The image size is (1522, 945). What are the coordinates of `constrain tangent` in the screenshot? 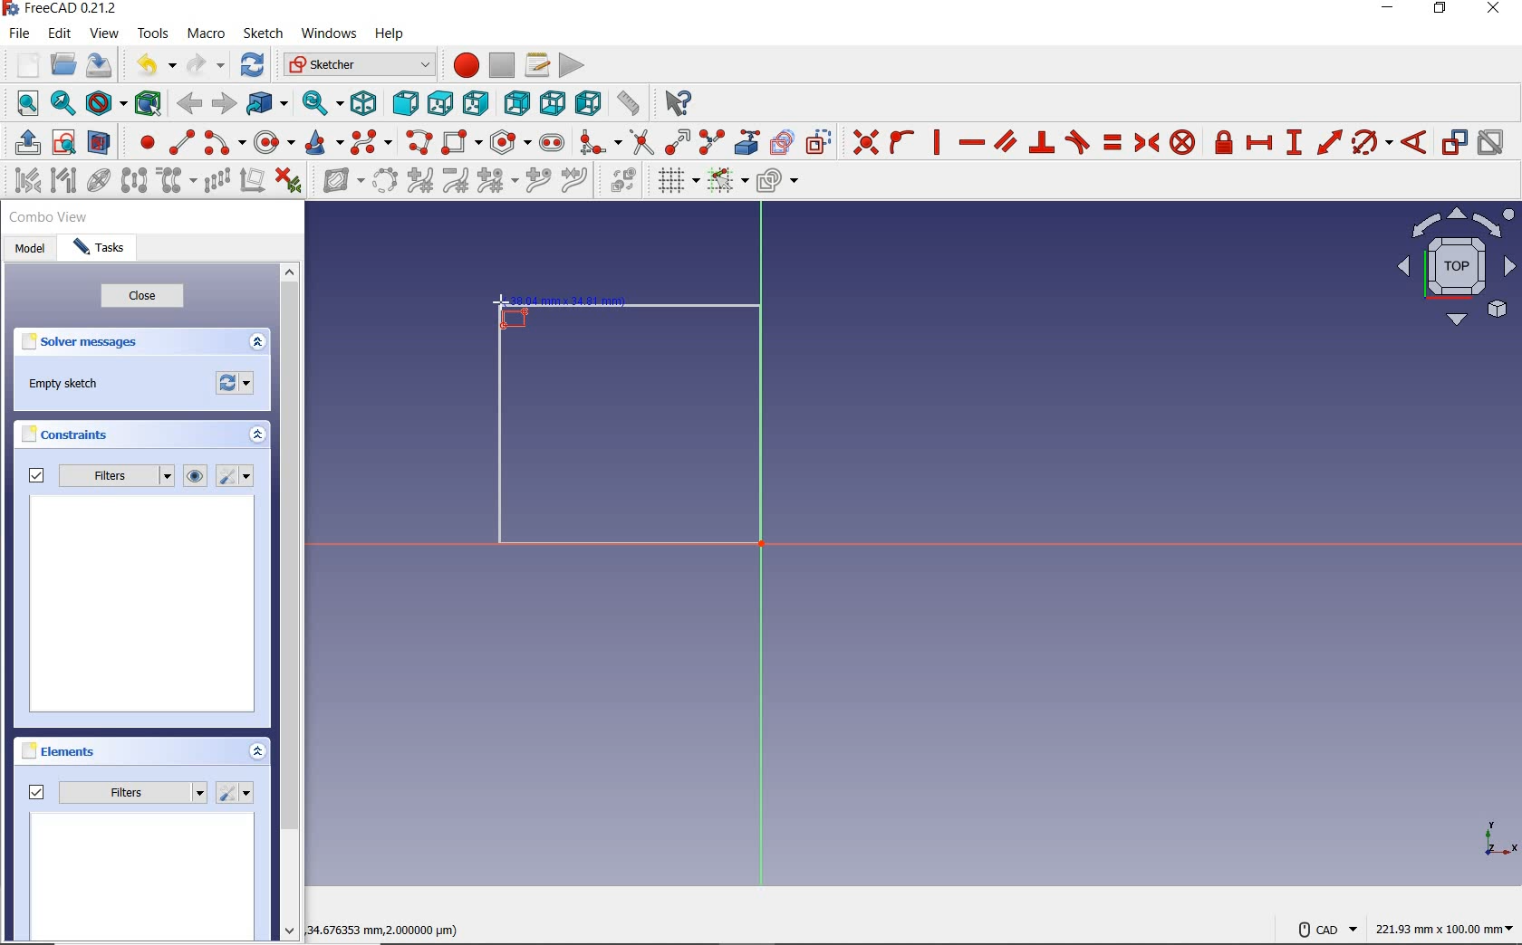 It's located at (1078, 142).